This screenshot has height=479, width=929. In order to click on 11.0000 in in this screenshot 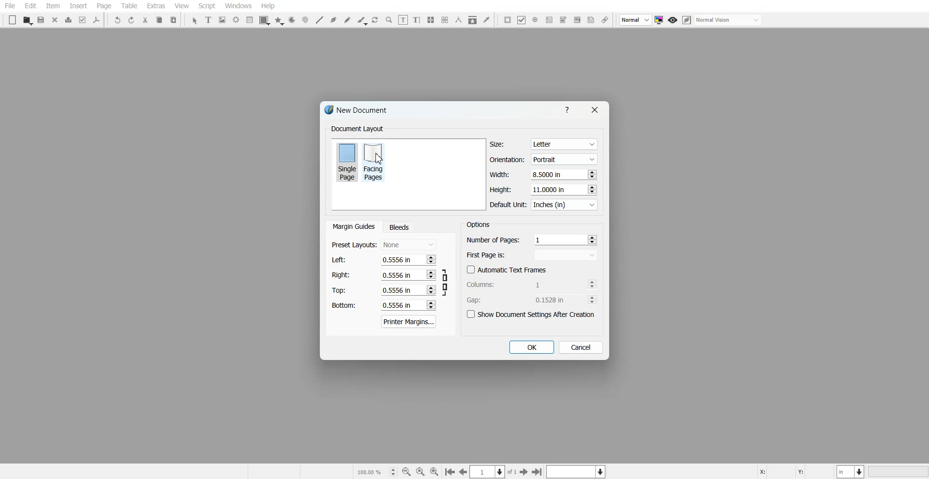, I will do `click(550, 189)`.